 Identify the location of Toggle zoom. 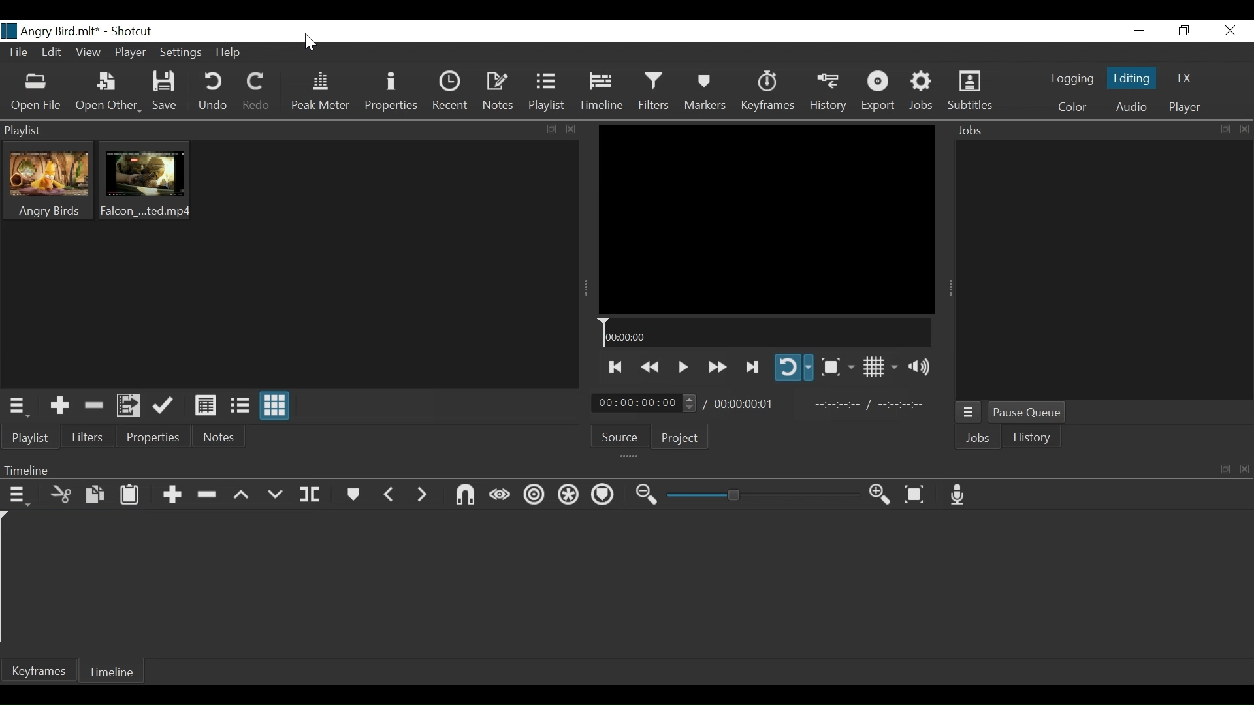
(838, 368).